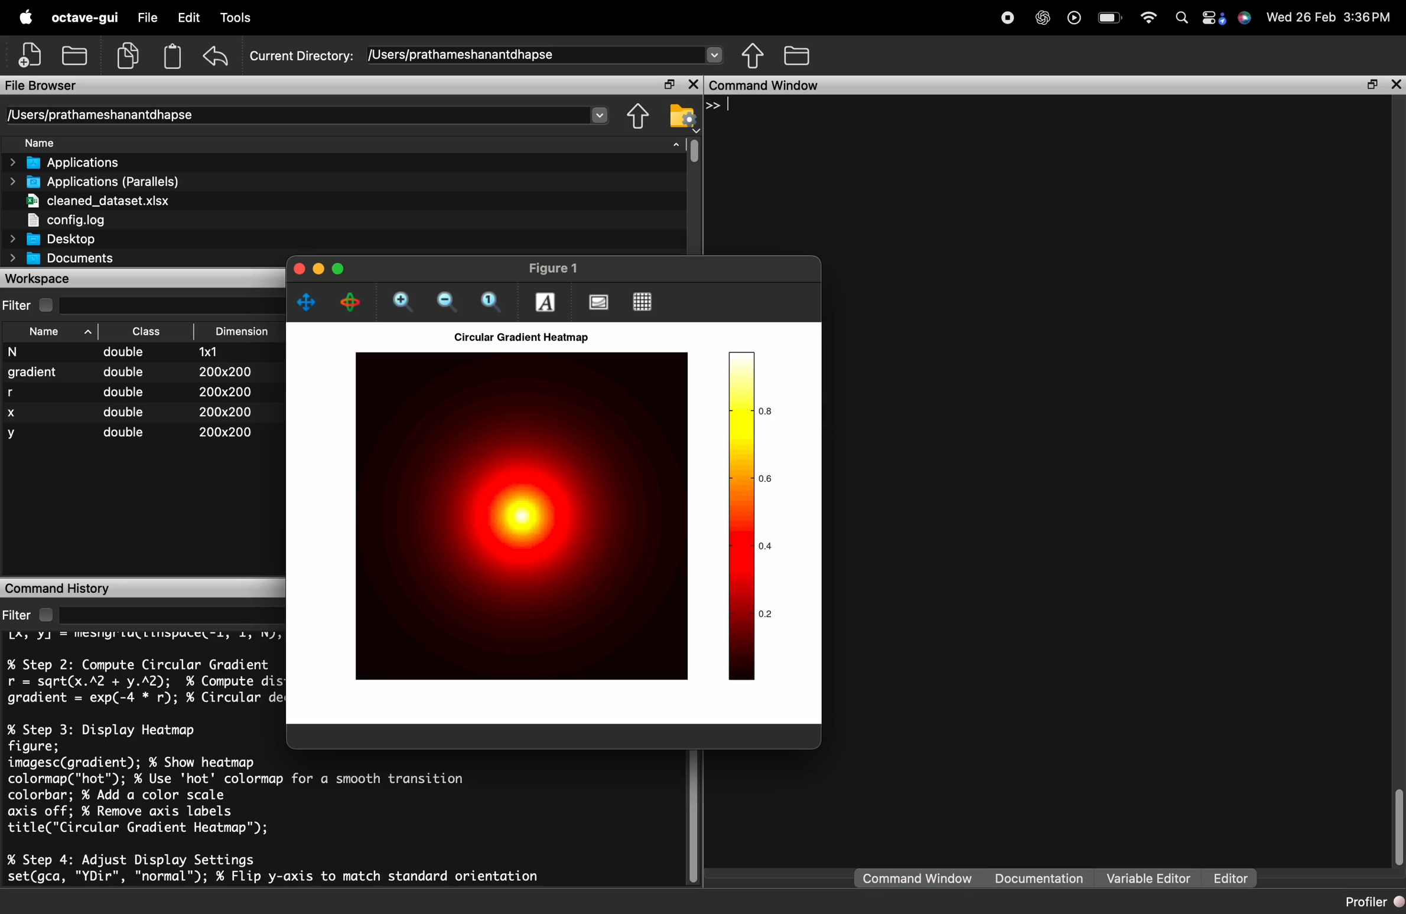 The image size is (1406, 914). I want to click on y, so click(16, 436).